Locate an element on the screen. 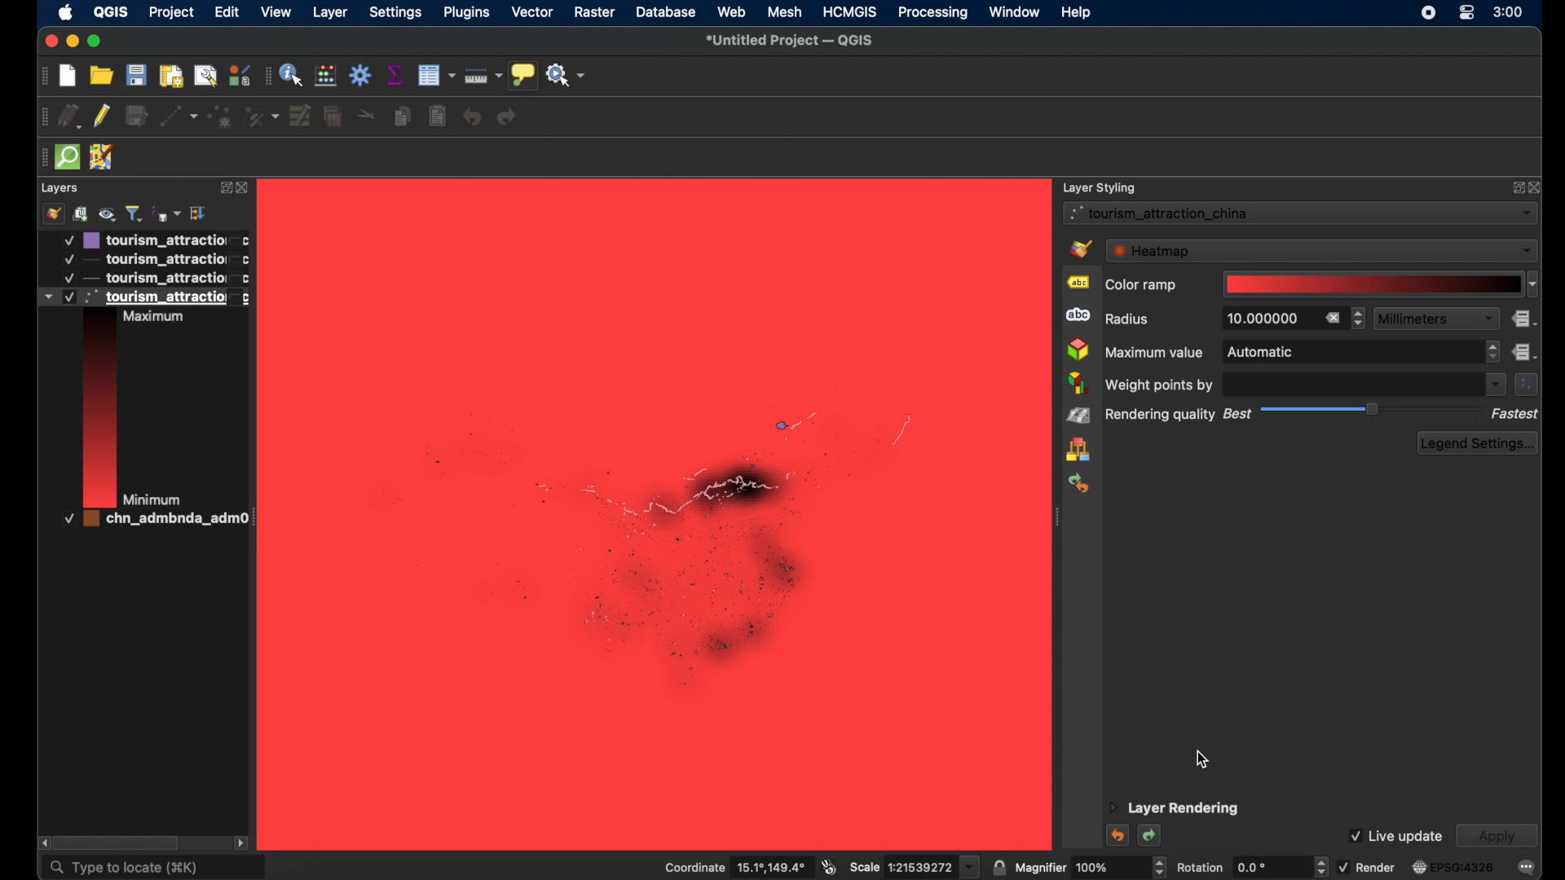 This screenshot has height=880, width=1565. view is located at coordinates (278, 13).